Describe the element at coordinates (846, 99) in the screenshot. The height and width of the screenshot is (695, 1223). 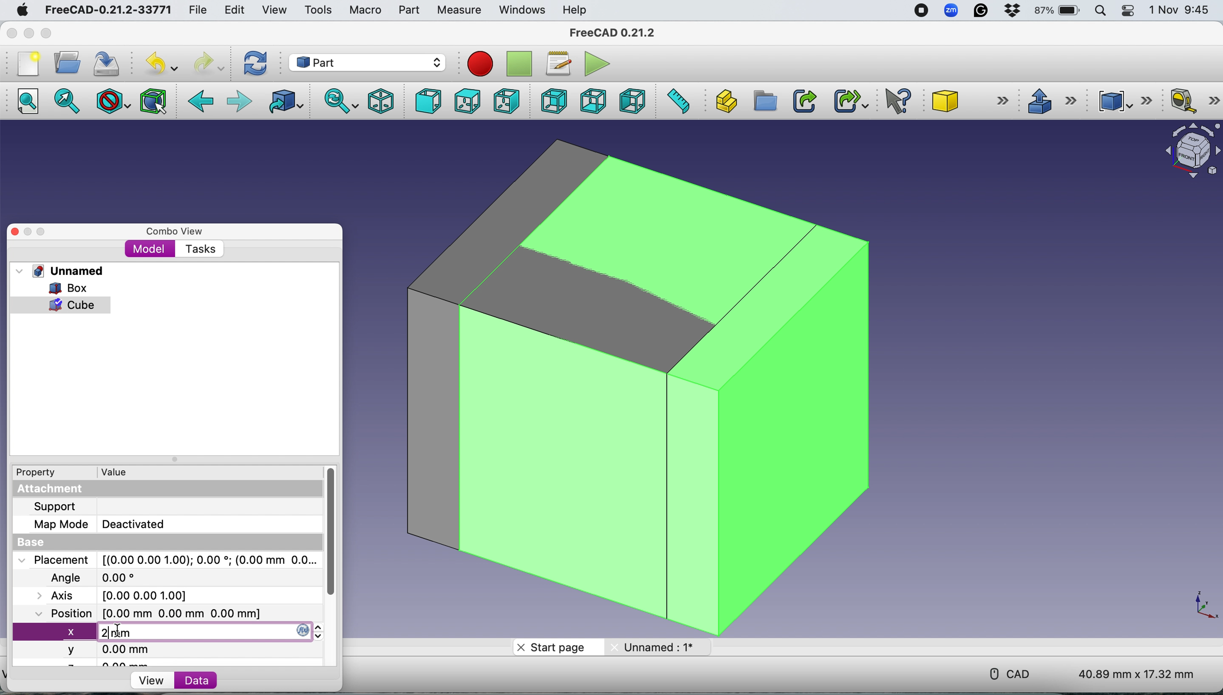
I see `Make sub link` at that location.